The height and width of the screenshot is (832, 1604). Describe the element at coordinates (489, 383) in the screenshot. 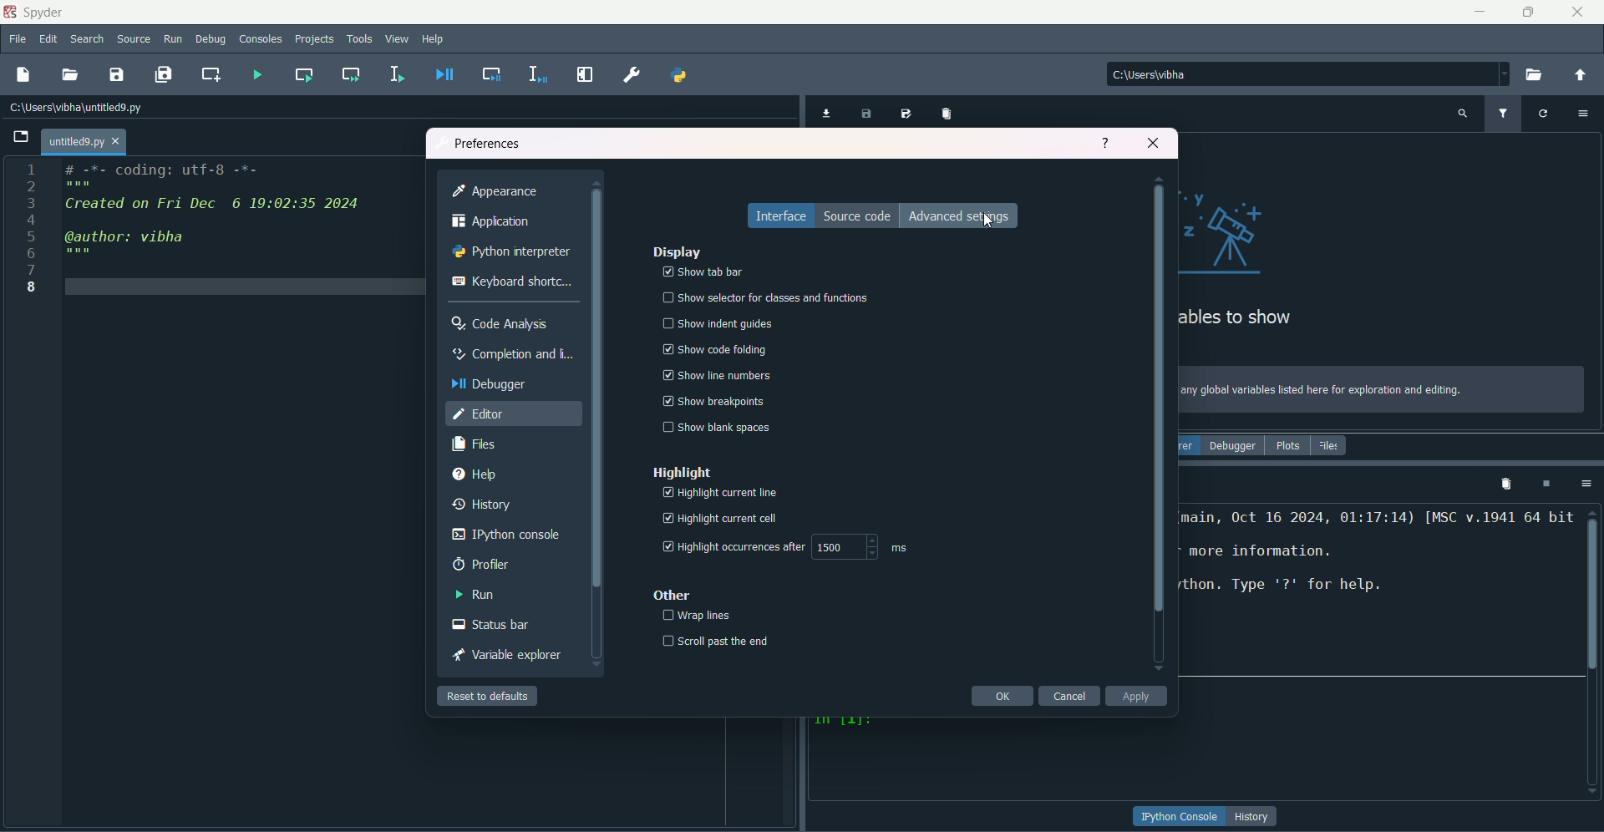

I see `debugger` at that location.